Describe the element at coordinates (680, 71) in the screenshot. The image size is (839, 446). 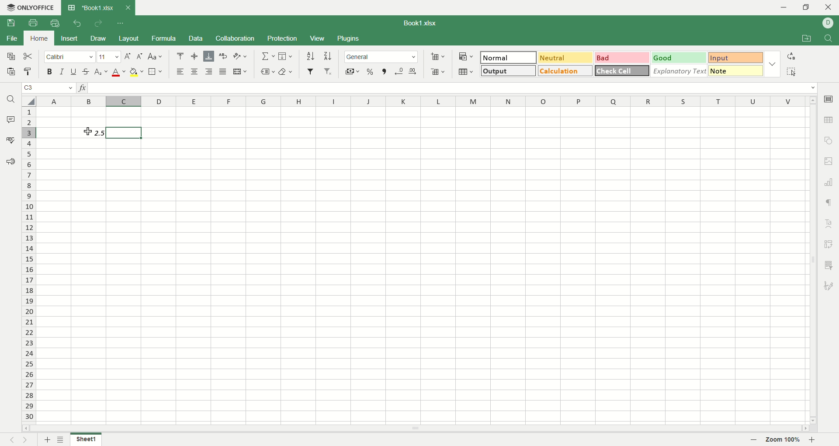
I see `explanatory test` at that location.